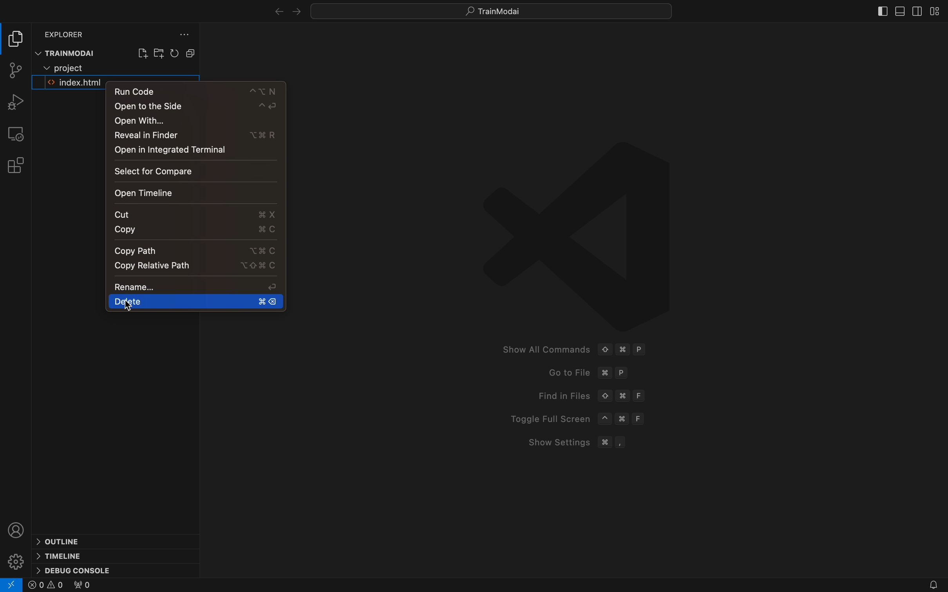 The height and width of the screenshot is (592, 948). Describe the element at coordinates (155, 171) in the screenshot. I see `select for compare` at that location.